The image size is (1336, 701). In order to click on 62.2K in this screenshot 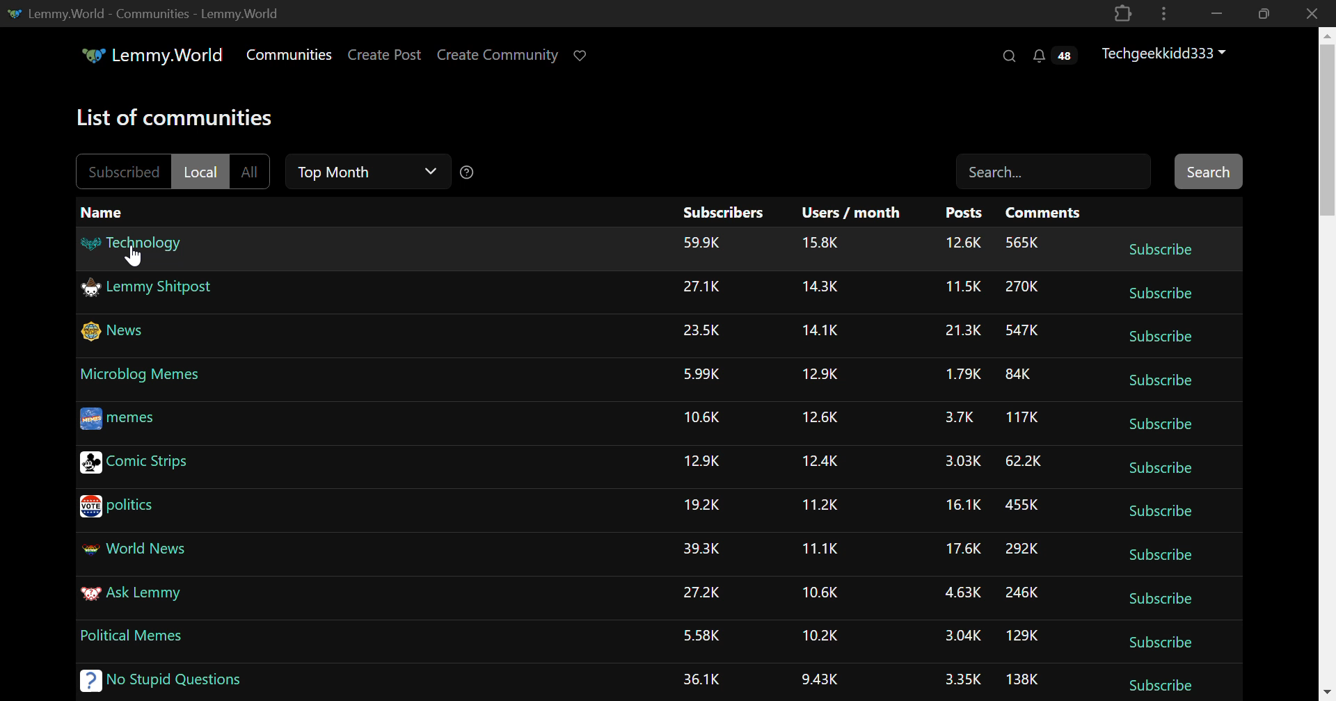, I will do `click(1023, 462)`.